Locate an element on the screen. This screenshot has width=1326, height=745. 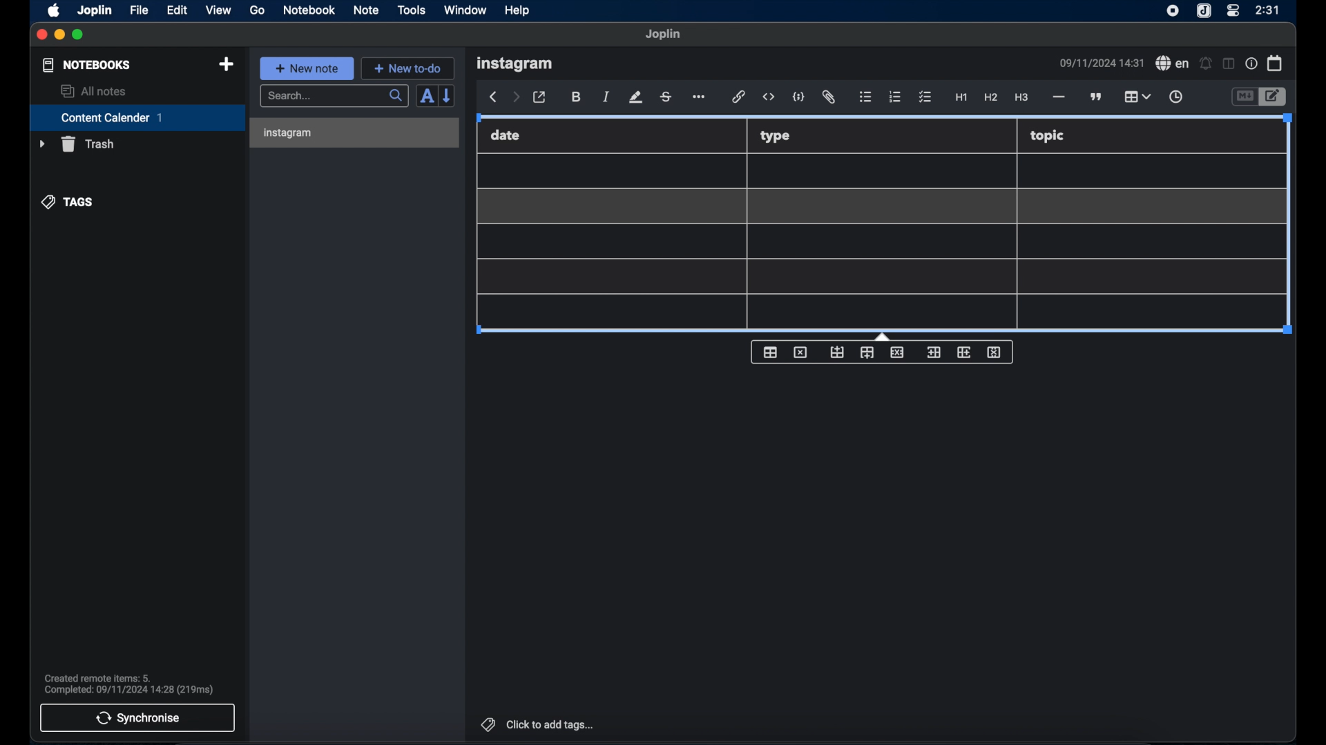
window is located at coordinates (465, 10).